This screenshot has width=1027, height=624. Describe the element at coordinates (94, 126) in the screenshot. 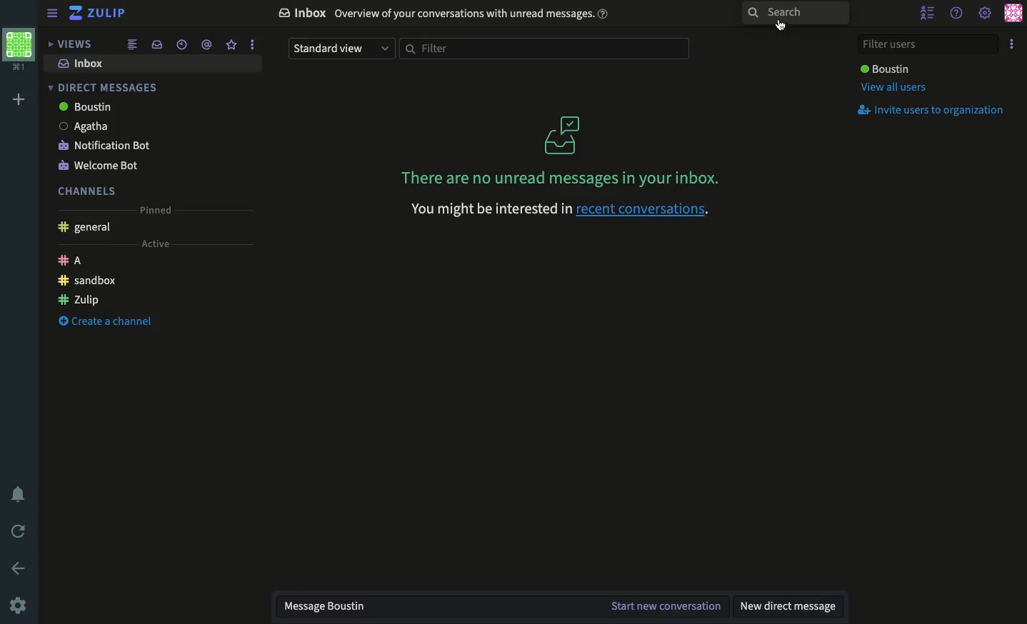

I see `agatha` at that location.